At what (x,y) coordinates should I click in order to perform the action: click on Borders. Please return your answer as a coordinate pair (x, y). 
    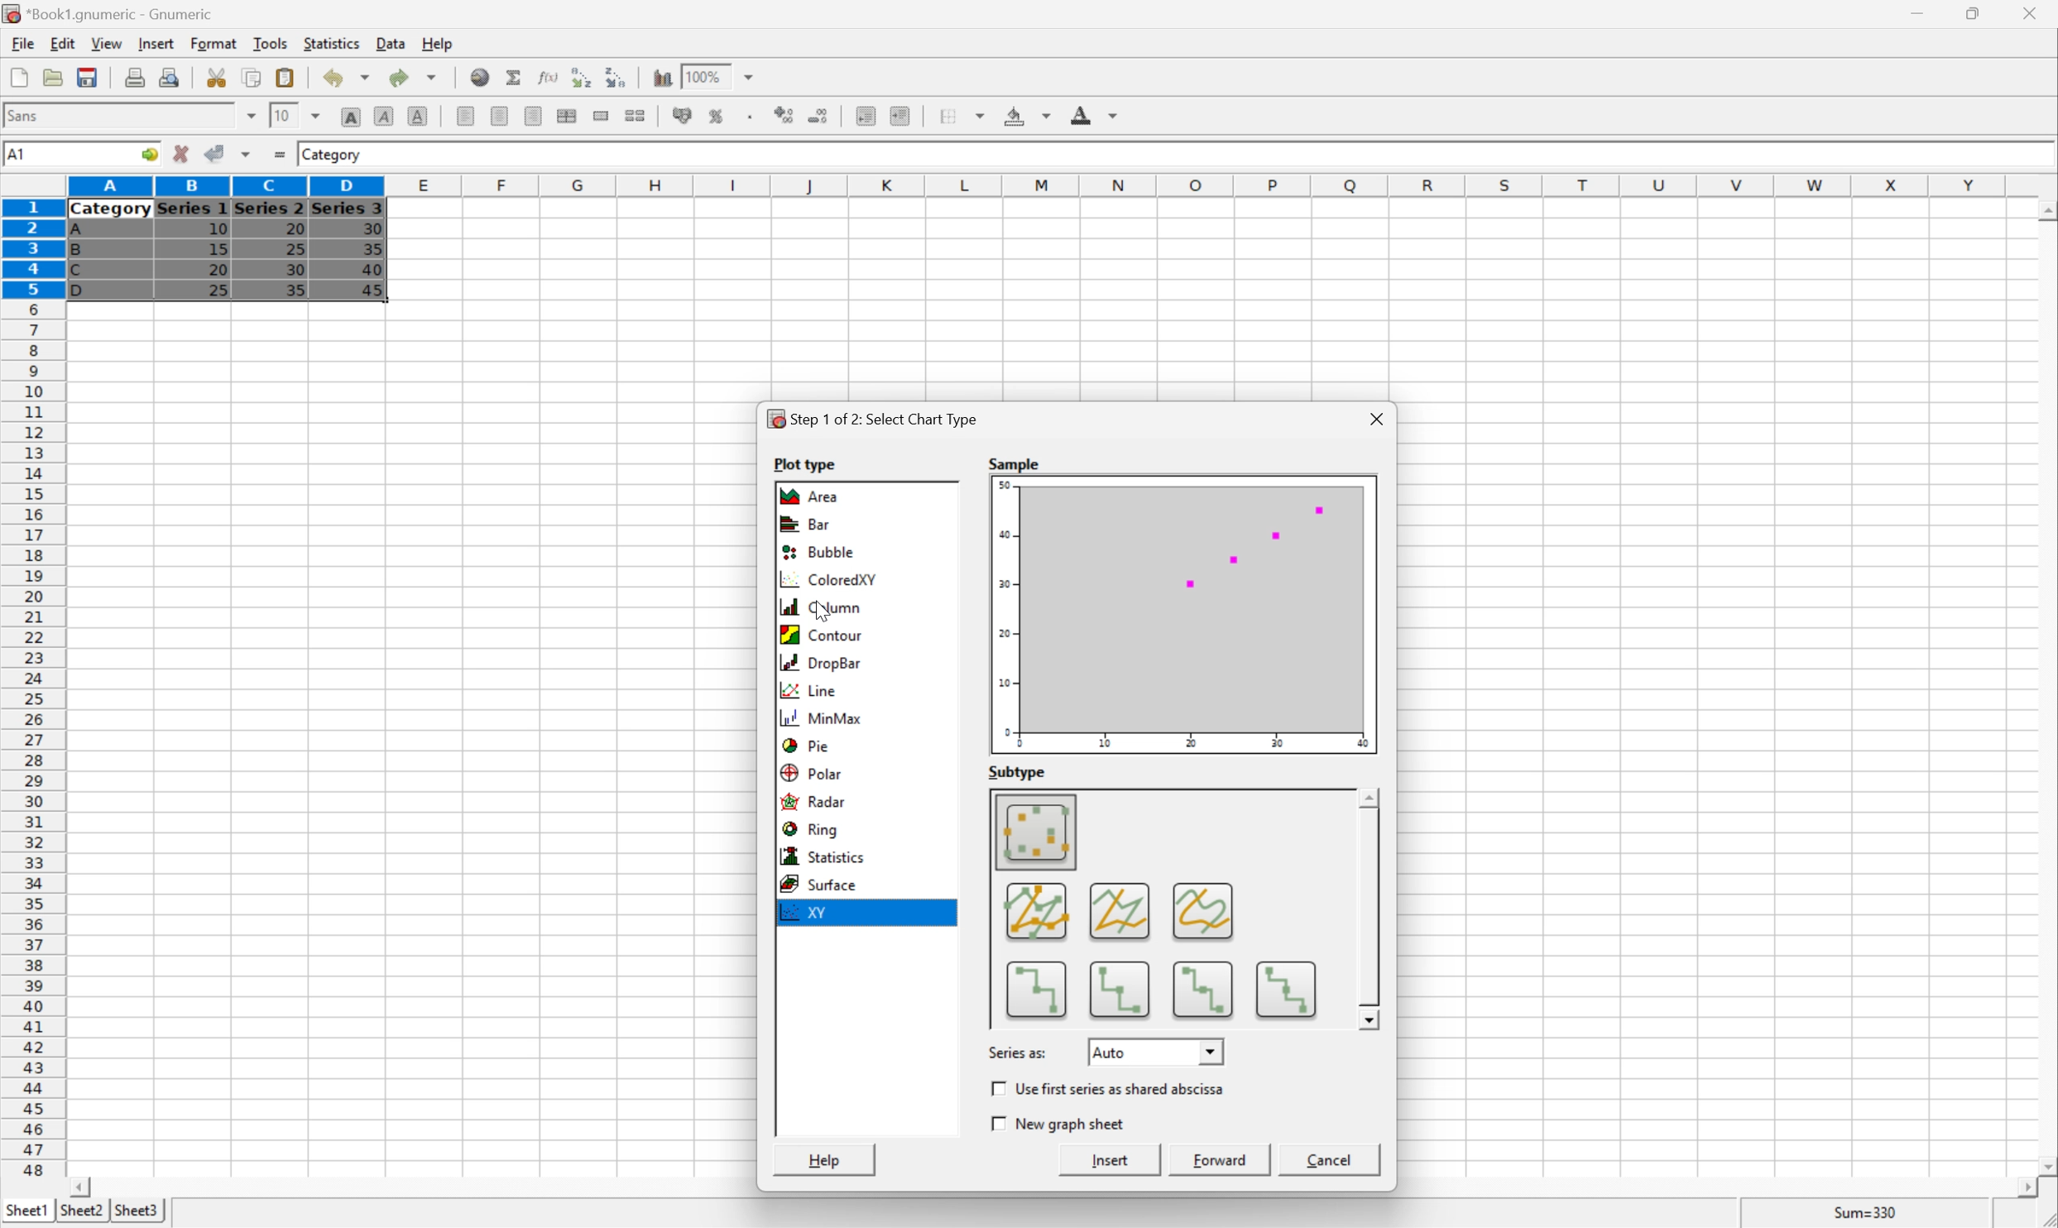
    Looking at the image, I should click on (967, 114).